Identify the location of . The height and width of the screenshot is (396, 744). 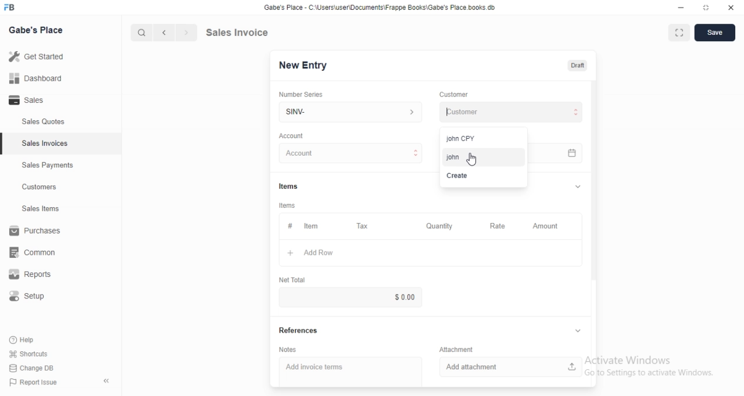
(458, 348).